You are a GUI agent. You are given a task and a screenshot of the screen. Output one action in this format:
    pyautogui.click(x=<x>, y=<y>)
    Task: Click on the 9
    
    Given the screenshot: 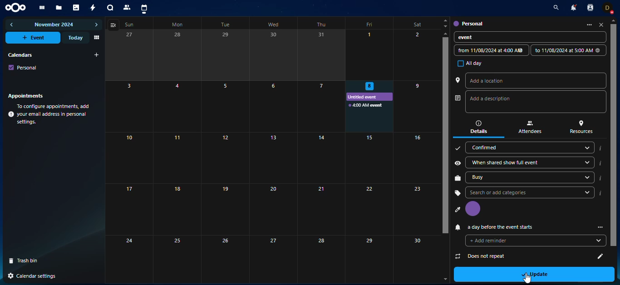 What is the action you would take?
    pyautogui.click(x=415, y=105)
    